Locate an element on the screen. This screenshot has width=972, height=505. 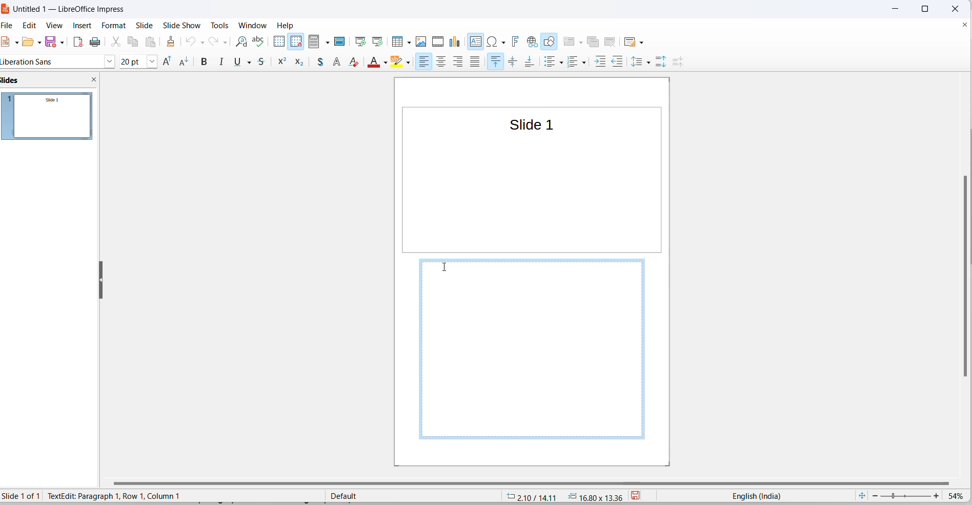
distribute object is located at coordinates (442, 63).